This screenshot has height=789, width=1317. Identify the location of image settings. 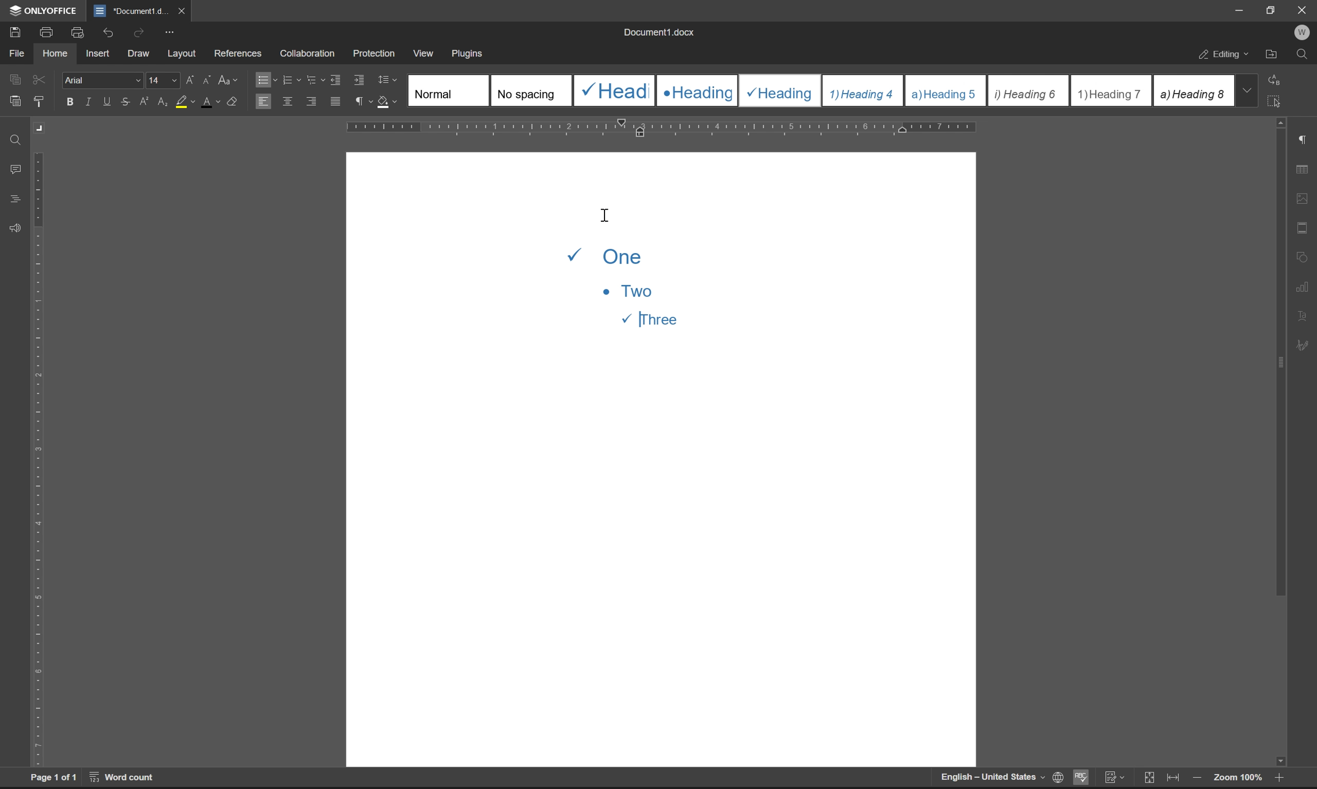
(1302, 196).